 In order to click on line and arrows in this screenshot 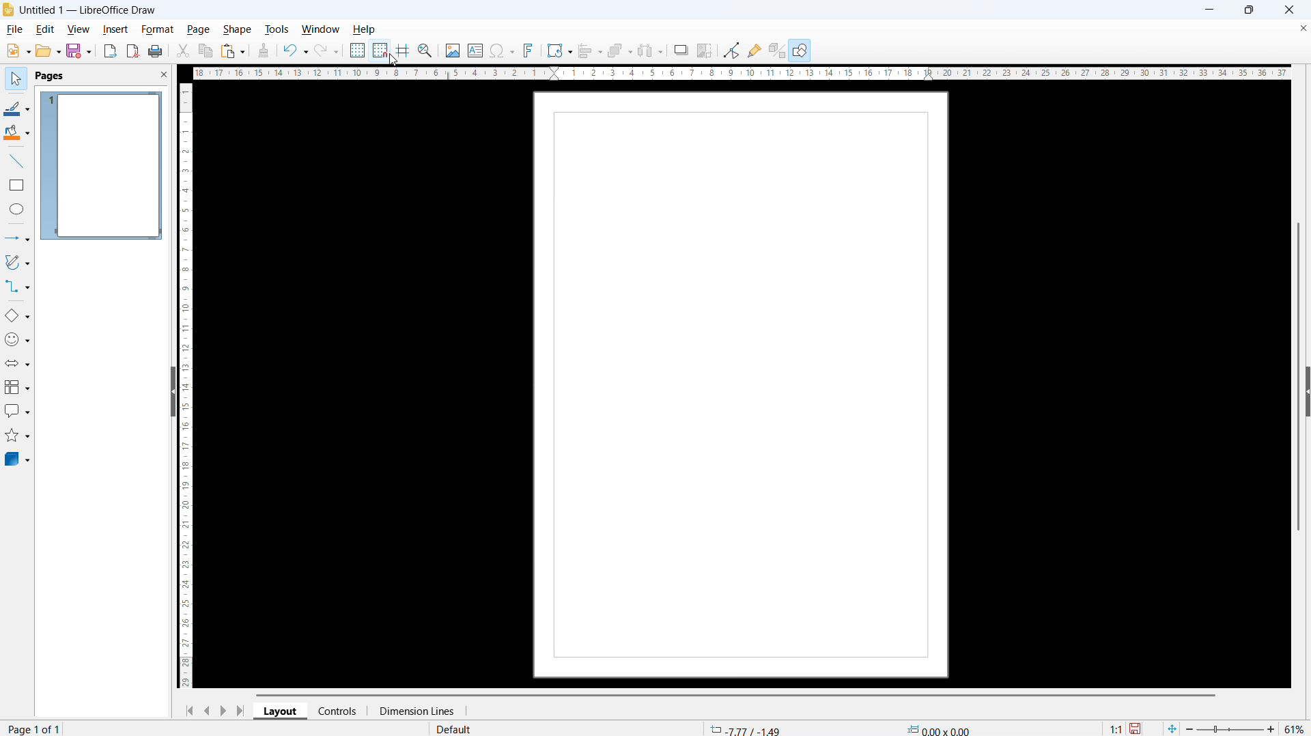, I will do `click(18, 238)`.